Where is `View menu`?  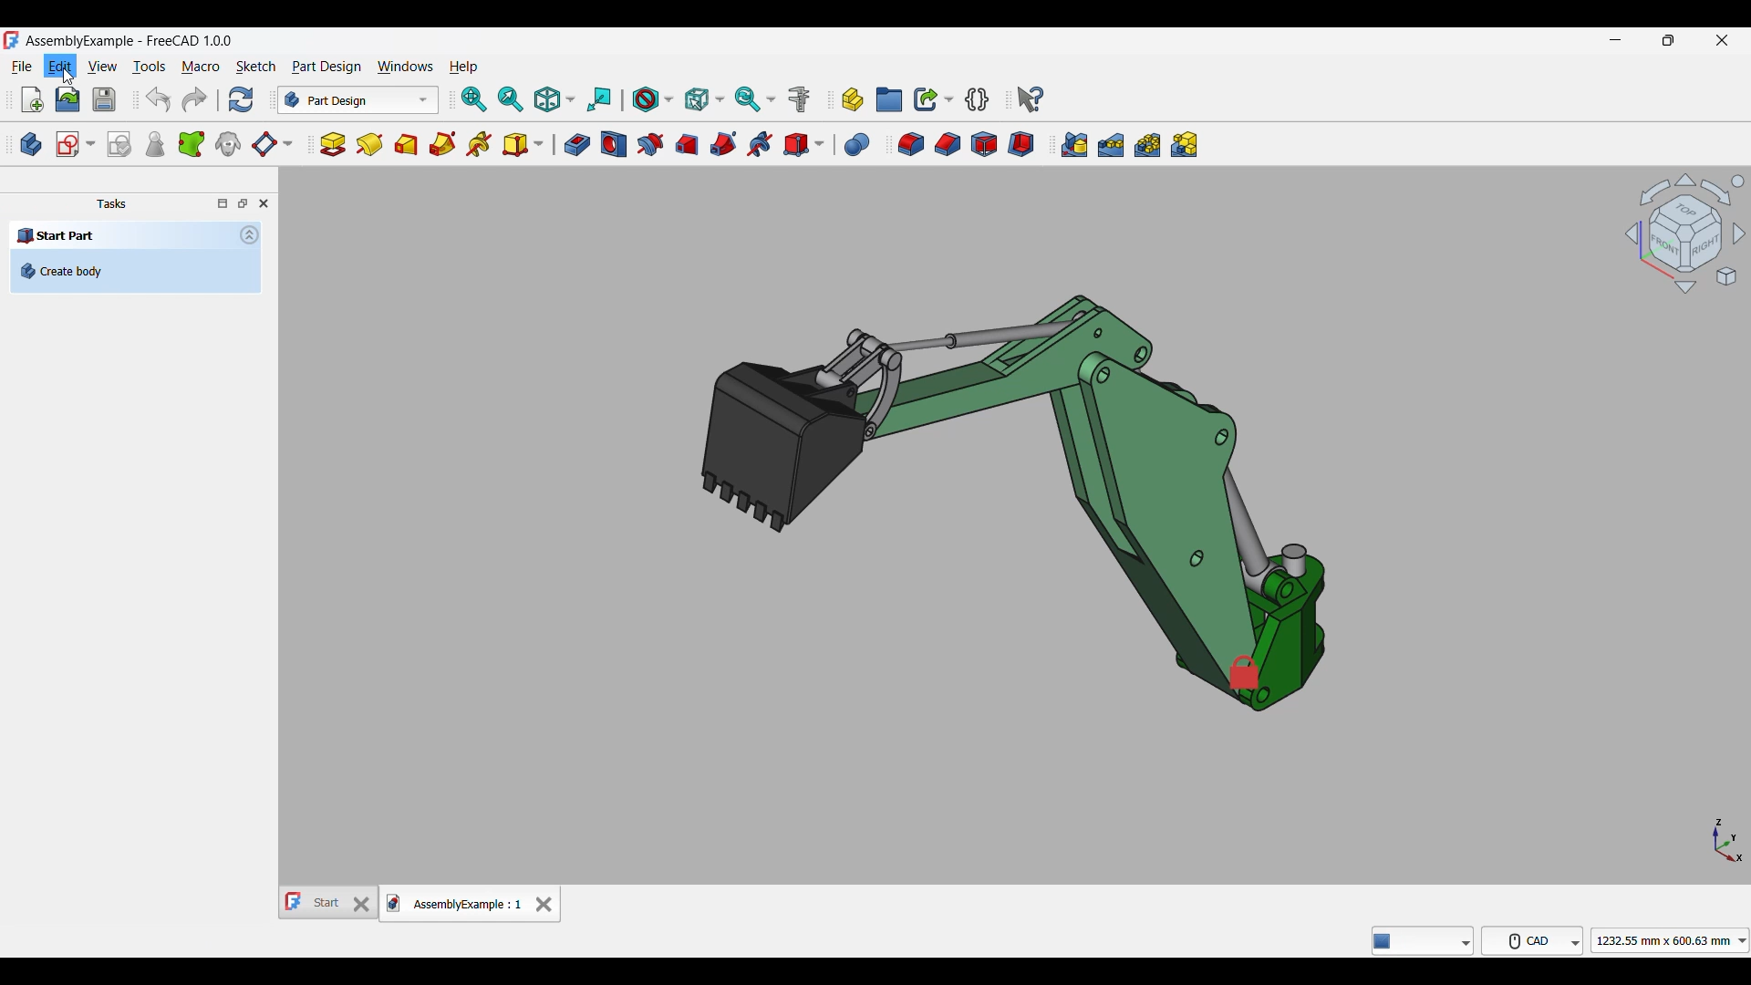
View menu is located at coordinates (102, 66).